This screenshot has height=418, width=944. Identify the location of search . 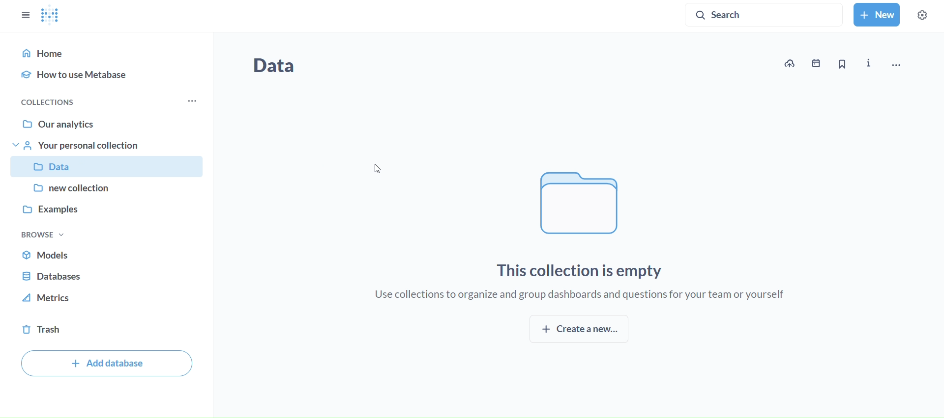
(765, 16).